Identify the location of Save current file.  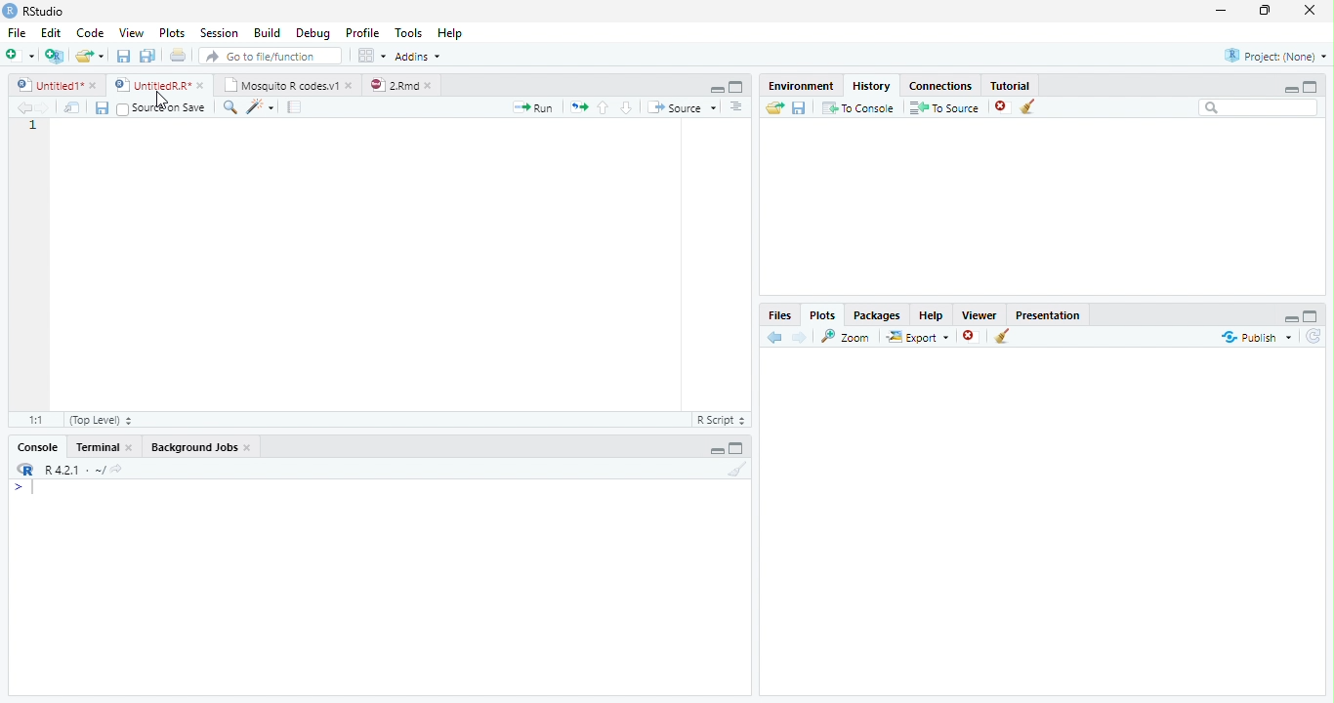
(123, 56).